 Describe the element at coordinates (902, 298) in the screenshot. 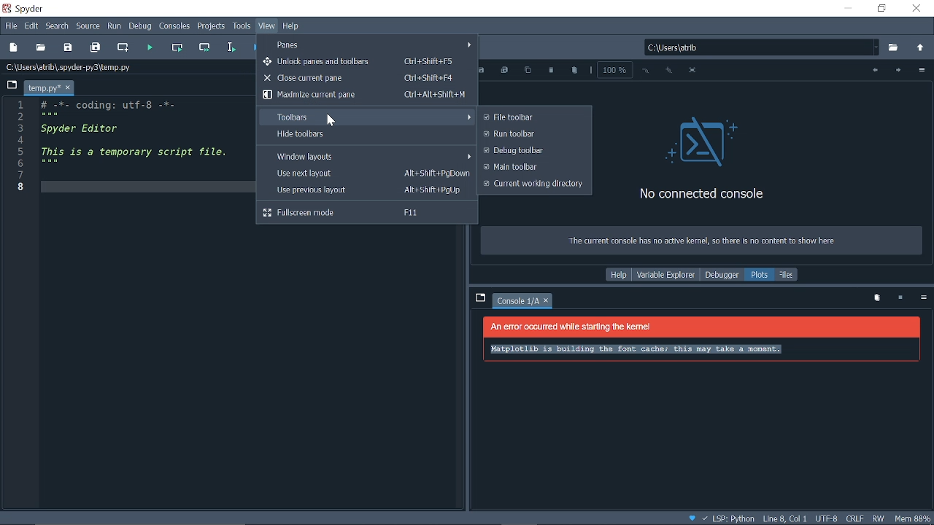

I see `Input kernel` at that location.